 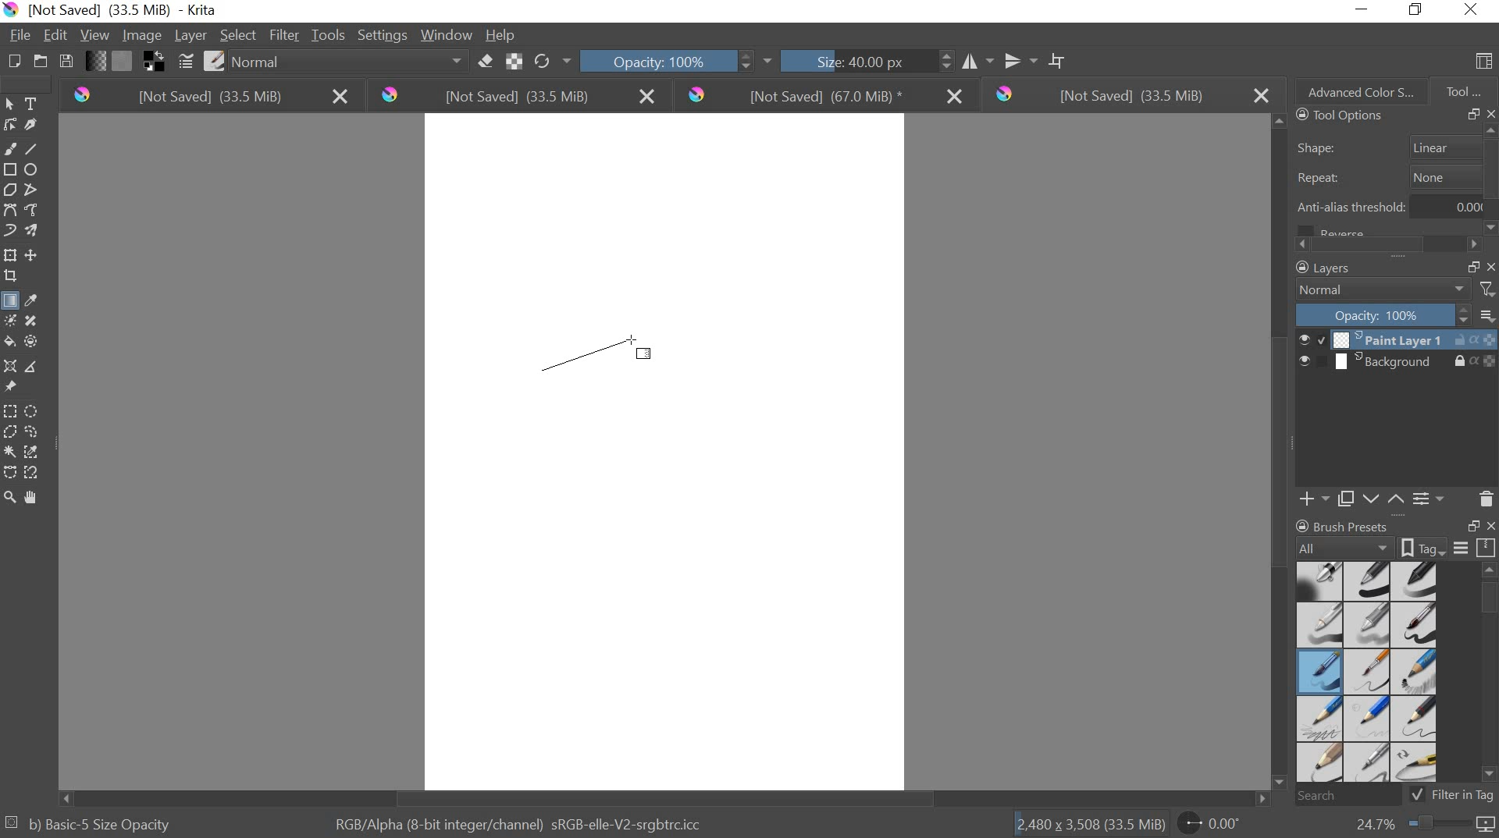 I want to click on 2.480 x 3.508 (33.5 mb) 0.00, so click(x=1130, y=820).